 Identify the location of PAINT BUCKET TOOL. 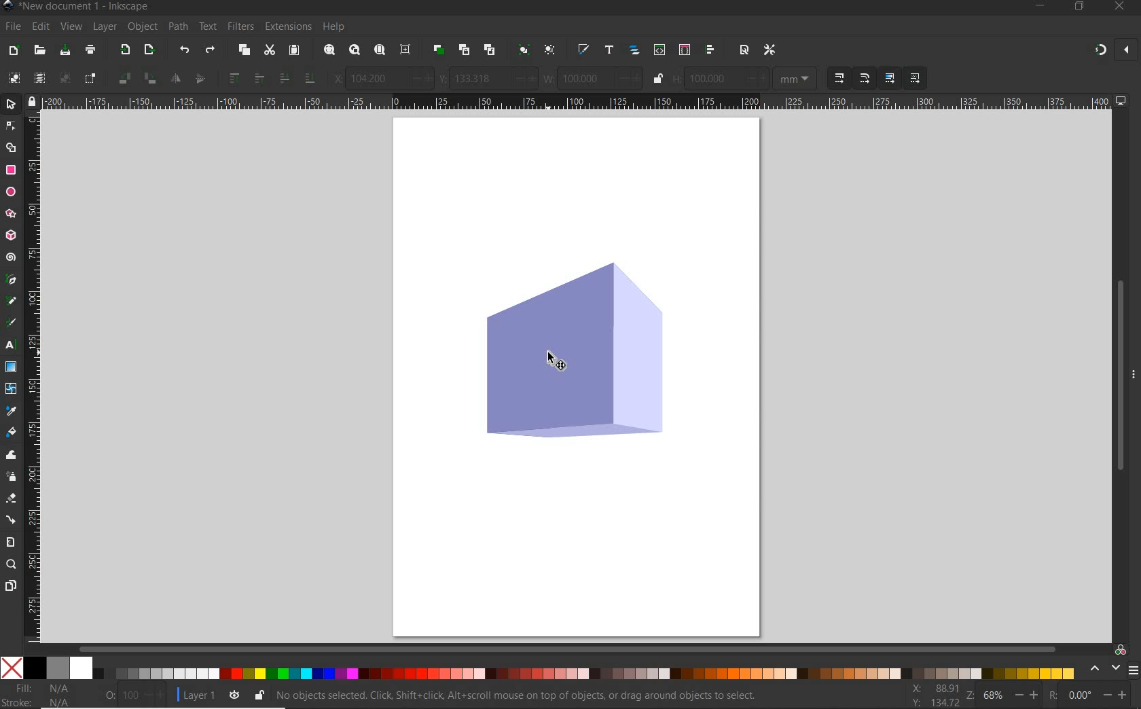
(10, 432).